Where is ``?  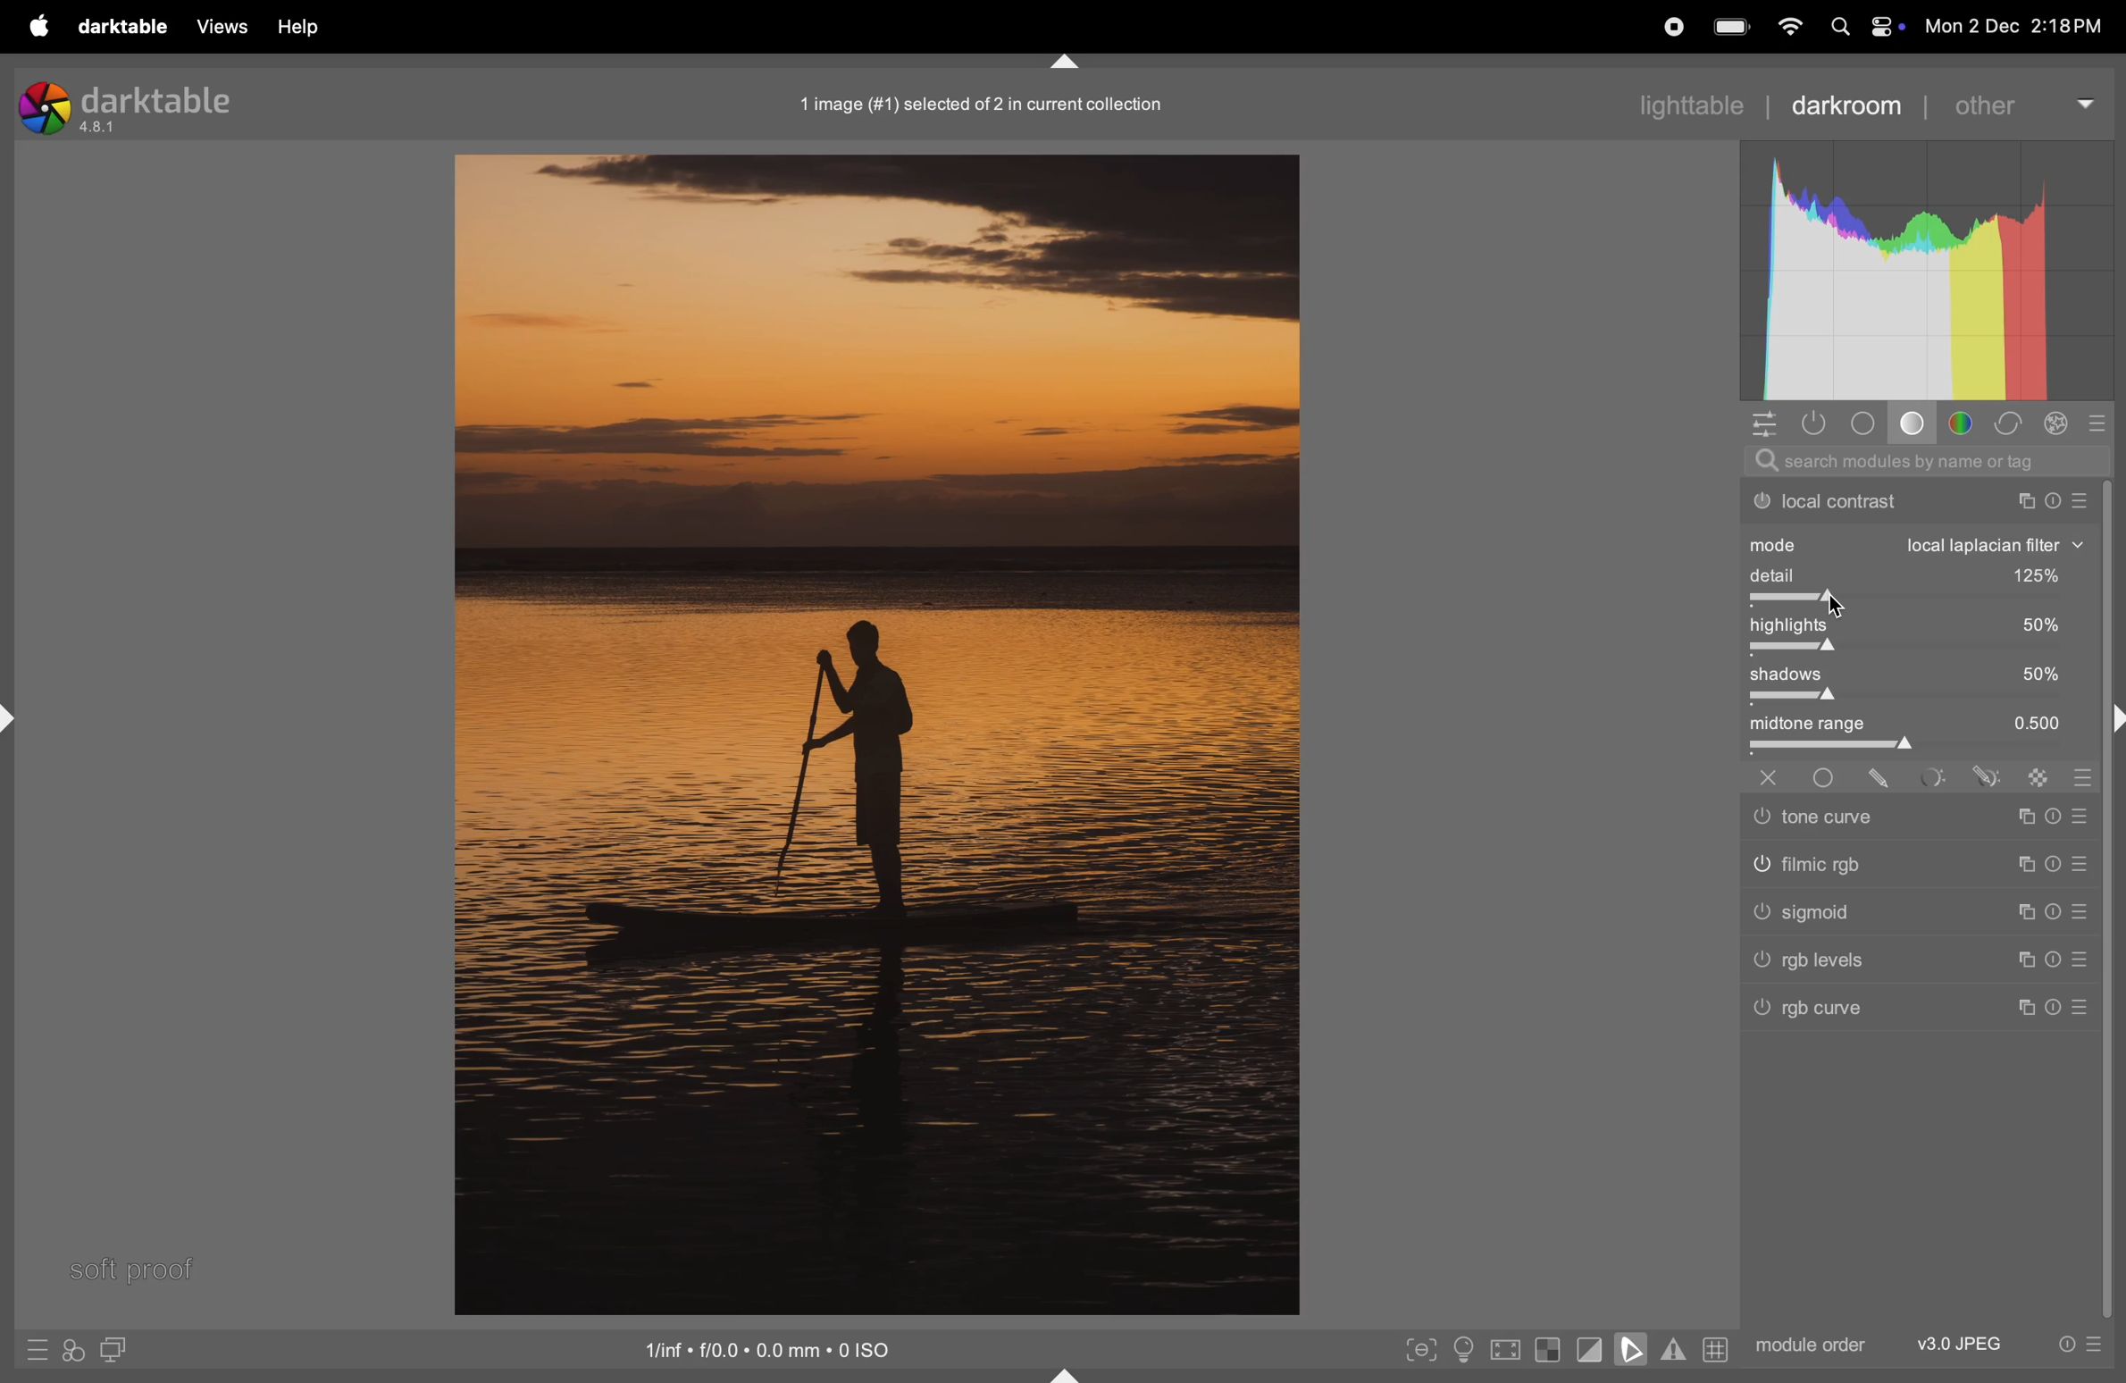
 is located at coordinates (1829, 776).